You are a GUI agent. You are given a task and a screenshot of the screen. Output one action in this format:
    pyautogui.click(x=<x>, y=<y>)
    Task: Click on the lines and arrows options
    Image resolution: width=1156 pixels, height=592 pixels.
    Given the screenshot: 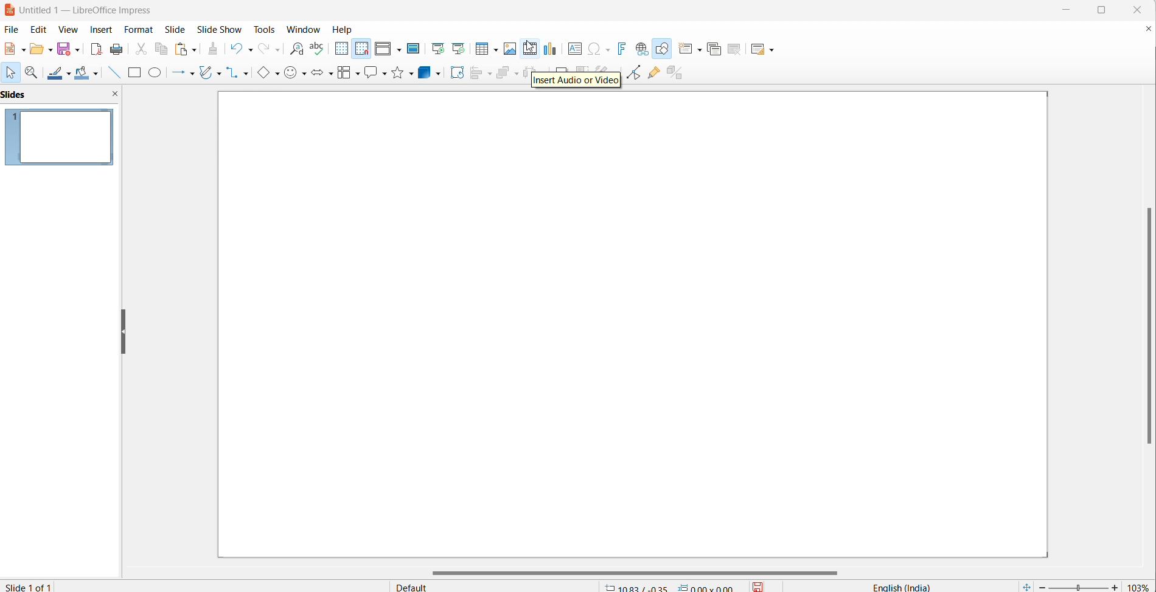 What is the action you would take?
    pyautogui.click(x=194, y=73)
    